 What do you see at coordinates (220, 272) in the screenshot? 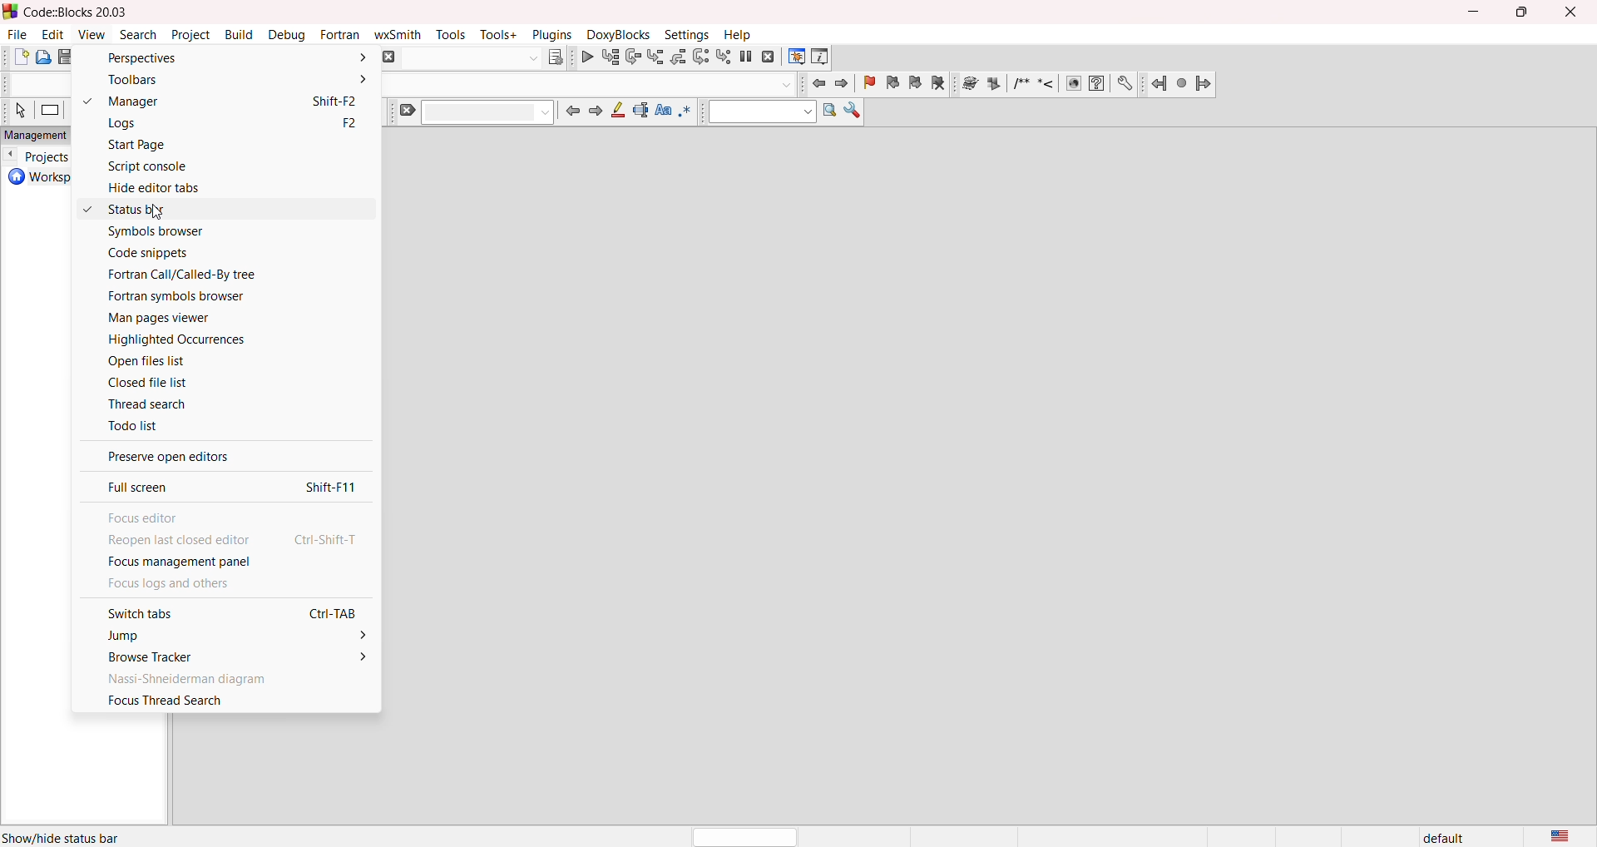
I see `fortran call/called-by tree` at bounding box center [220, 272].